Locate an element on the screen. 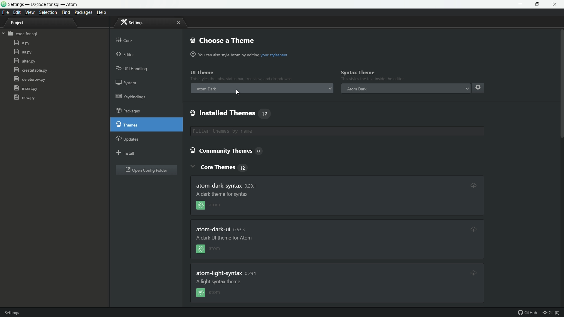  packages is located at coordinates (129, 111).